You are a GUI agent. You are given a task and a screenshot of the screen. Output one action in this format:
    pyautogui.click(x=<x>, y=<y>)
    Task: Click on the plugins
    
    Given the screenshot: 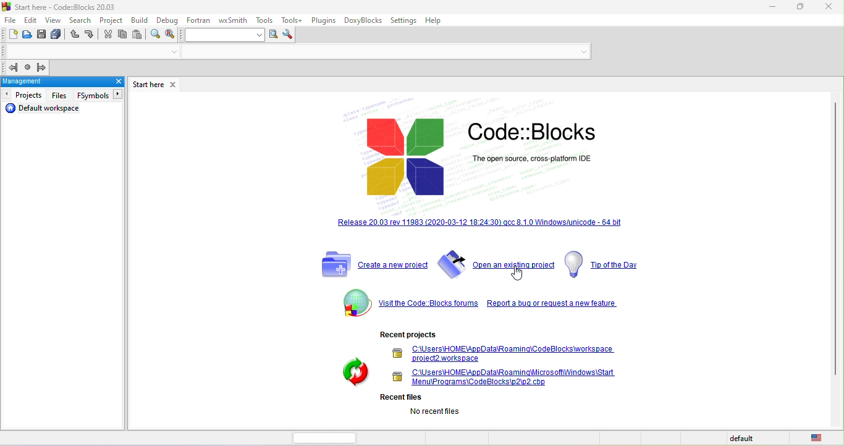 What is the action you would take?
    pyautogui.click(x=324, y=22)
    